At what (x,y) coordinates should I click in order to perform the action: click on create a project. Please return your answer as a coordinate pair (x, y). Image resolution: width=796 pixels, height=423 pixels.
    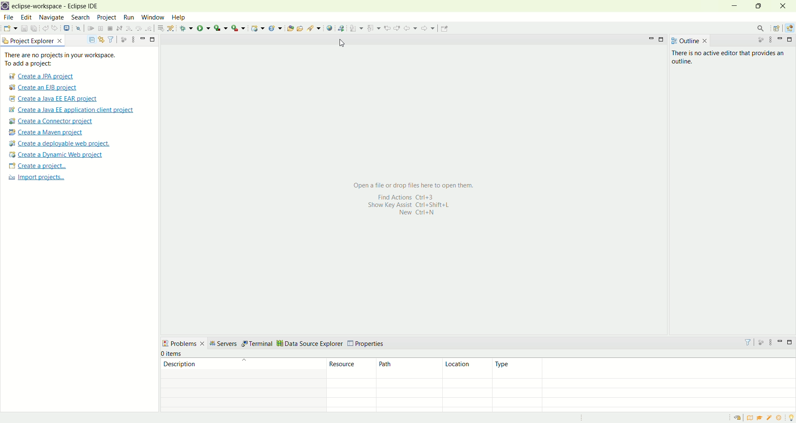
    Looking at the image, I should click on (38, 167).